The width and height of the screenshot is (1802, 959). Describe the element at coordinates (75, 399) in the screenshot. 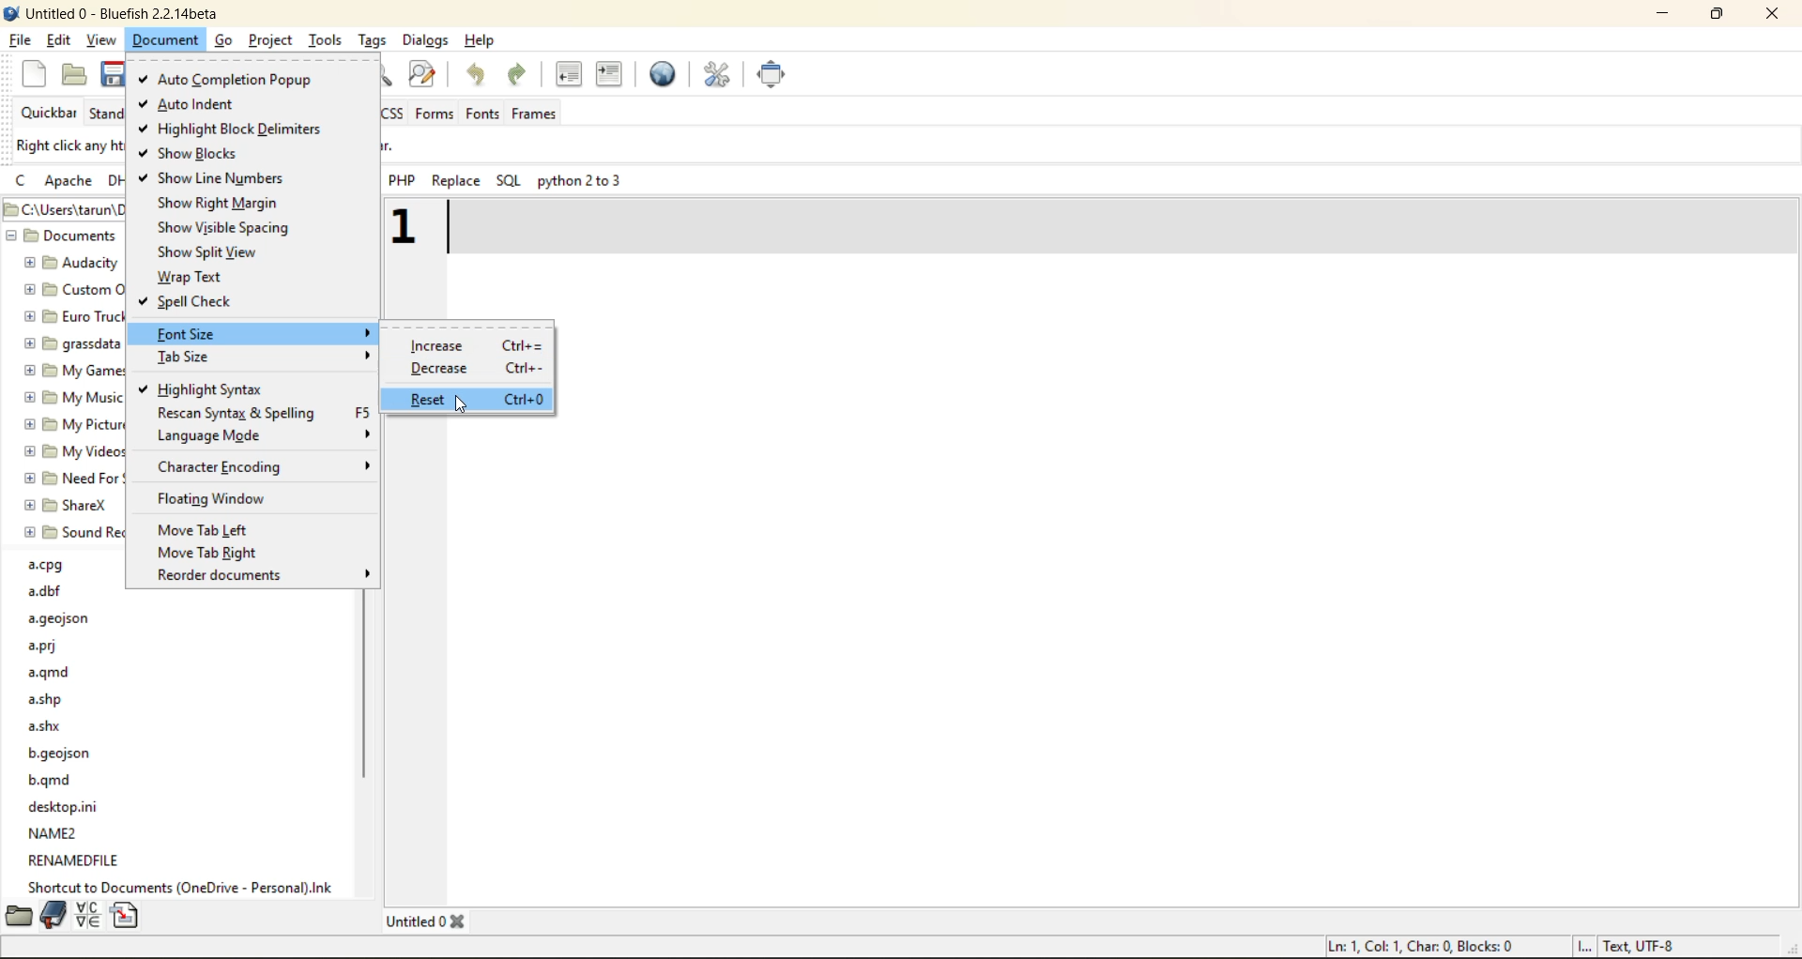

I see `my music` at that location.